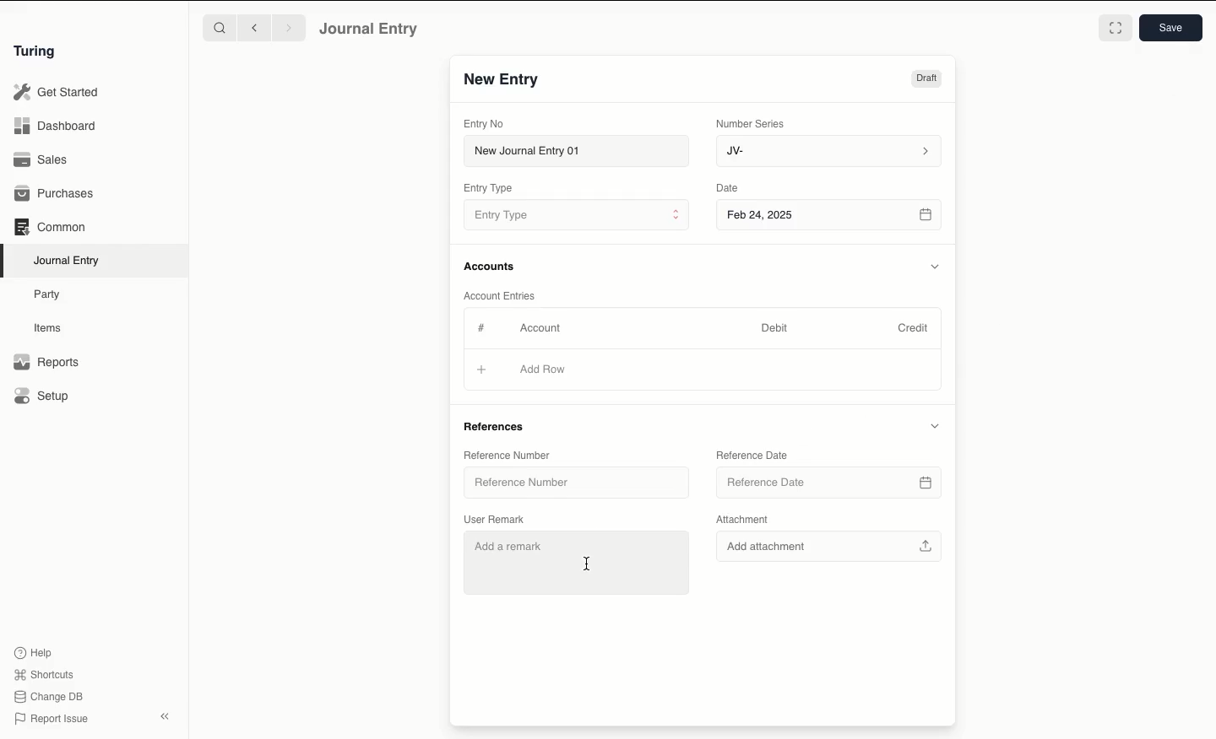 The image size is (1216, 739). Describe the element at coordinates (491, 267) in the screenshot. I see `Accounts` at that location.